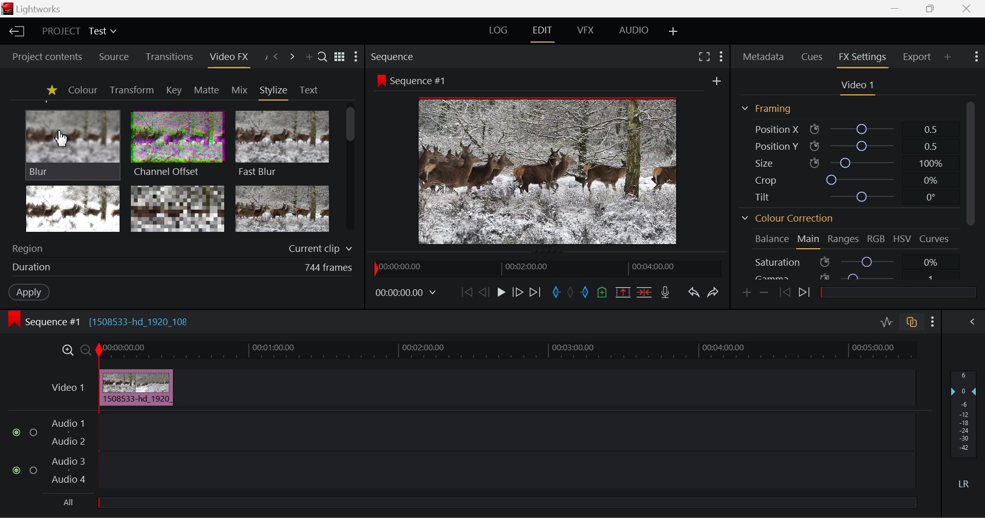  What do you see at coordinates (82, 90) in the screenshot?
I see `Colour` at bounding box center [82, 90].